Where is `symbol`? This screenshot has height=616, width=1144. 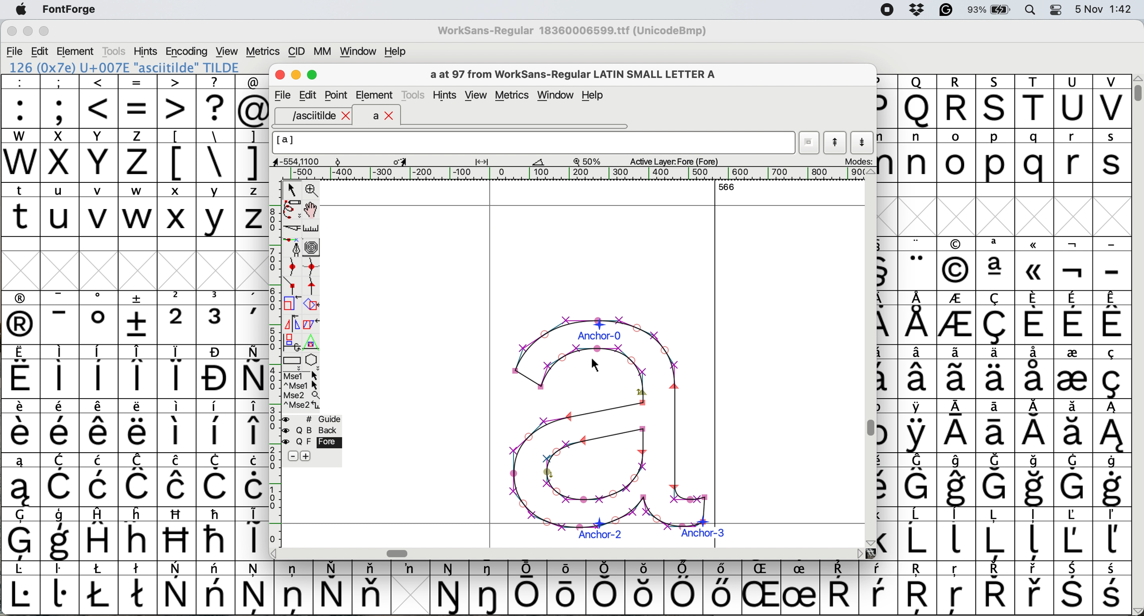
symbol is located at coordinates (995, 533).